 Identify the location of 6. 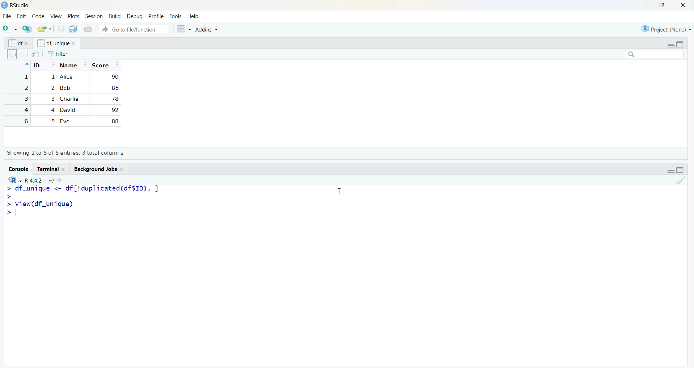
(25, 132).